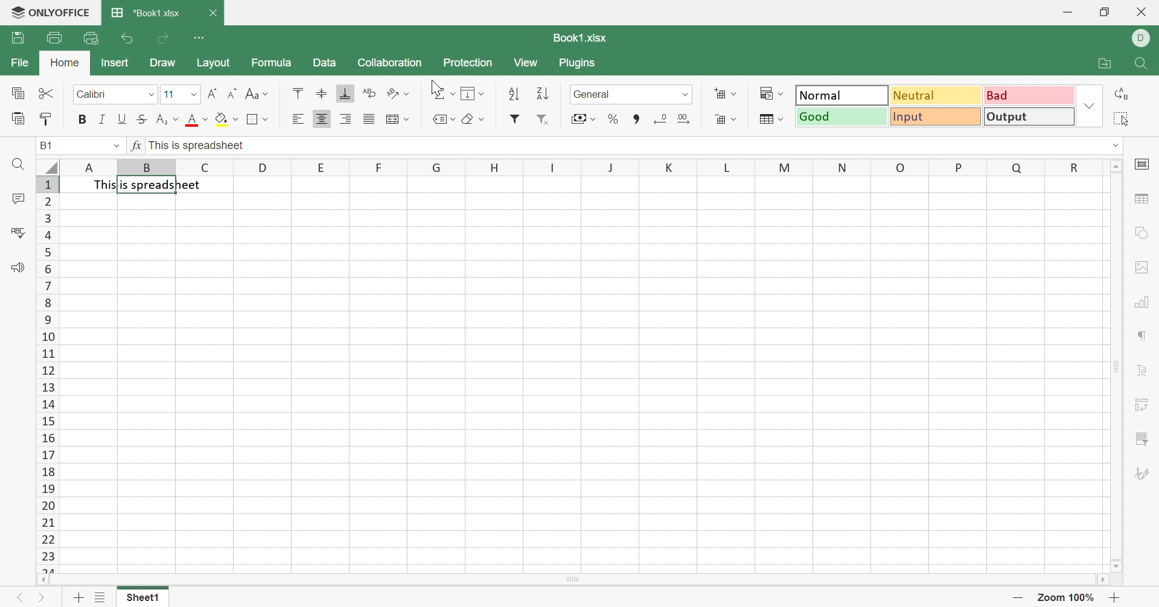 The image size is (1159, 607). Describe the element at coordinates (594, 119) in the screenshot. I see `Drop Down` at that location.